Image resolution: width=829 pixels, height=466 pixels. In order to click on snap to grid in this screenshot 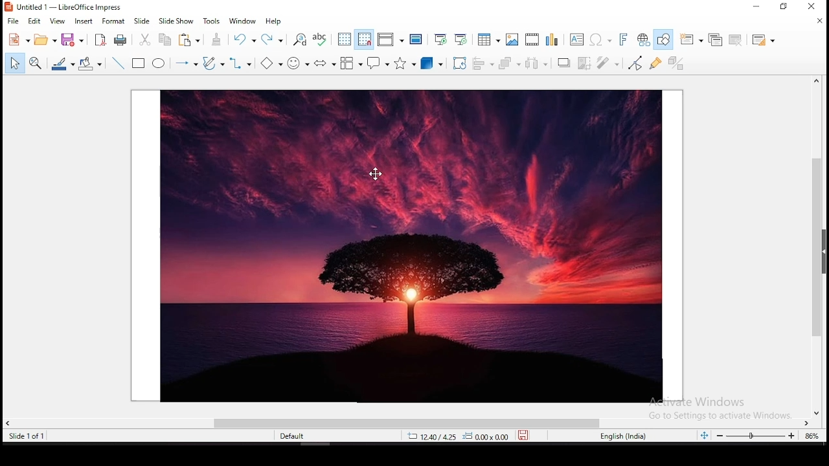, I will do `click(363, 40)`.